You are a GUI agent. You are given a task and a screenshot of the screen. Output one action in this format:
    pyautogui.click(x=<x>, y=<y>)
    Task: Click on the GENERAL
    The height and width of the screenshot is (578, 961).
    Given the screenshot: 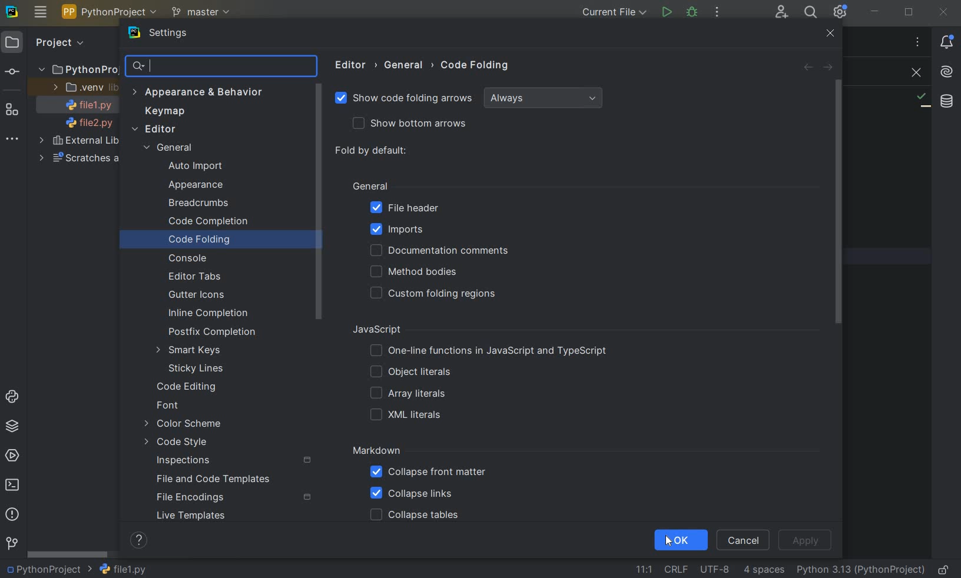 What is the action you would take?
    pyautogui.click(x=370, y=185)
    